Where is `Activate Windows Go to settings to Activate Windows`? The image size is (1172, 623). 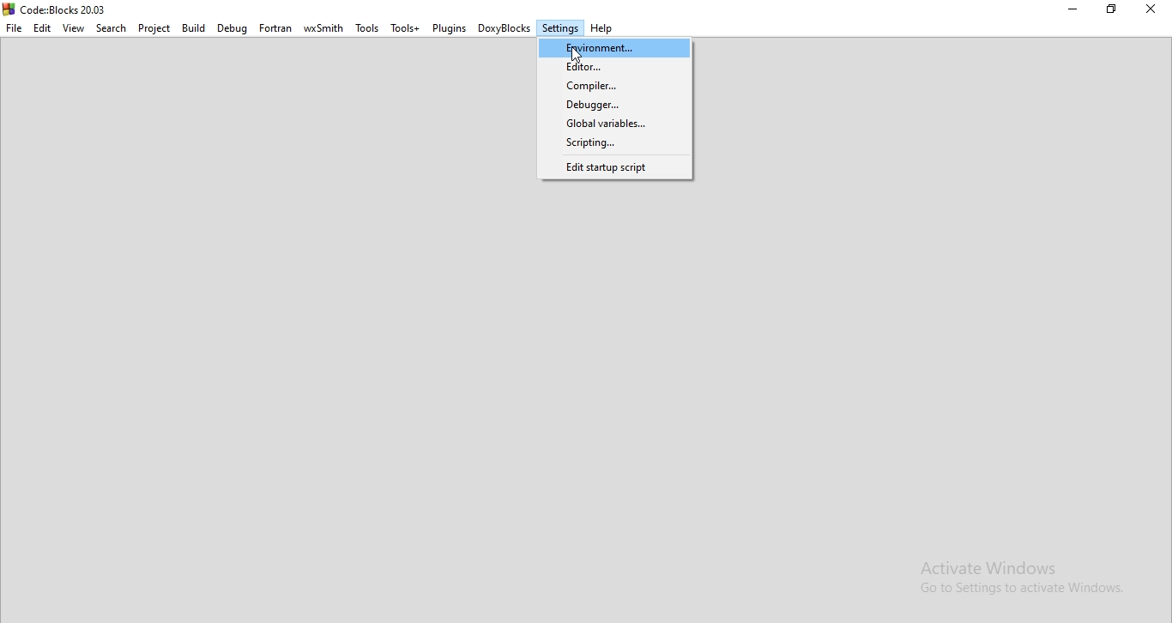
Activate Windows Go to settings to Activate Windows is located at coordinates (1028, 581).